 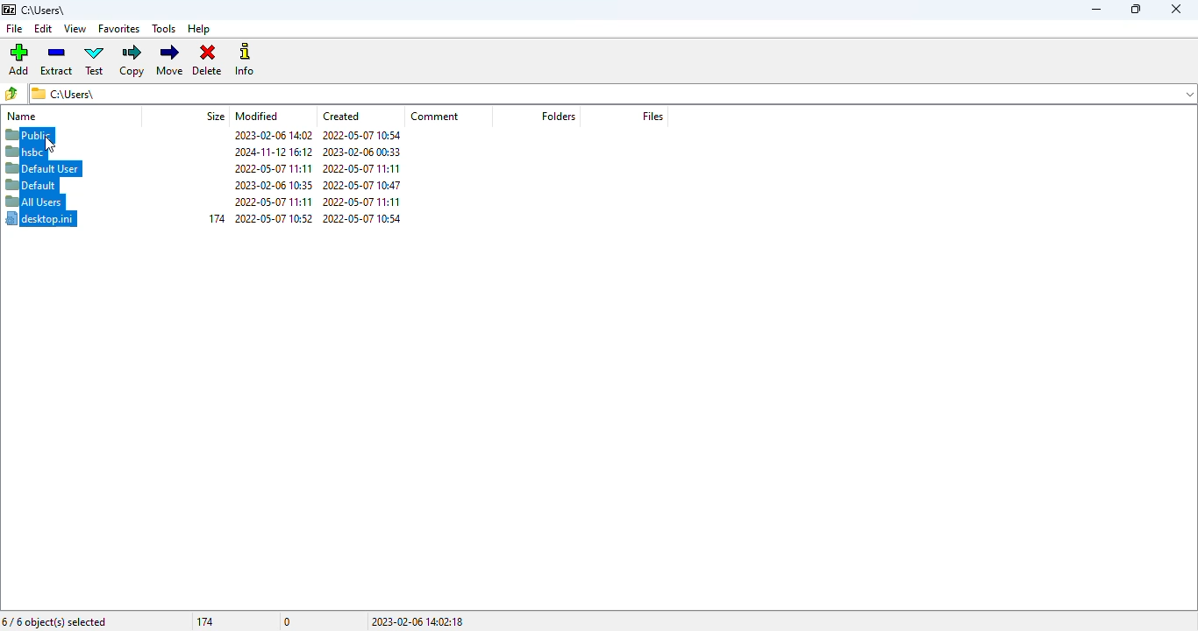 What do you see at coordinates (10, 93) in the screenshot?
I see `browse folders` at bounding box center [10, 93].